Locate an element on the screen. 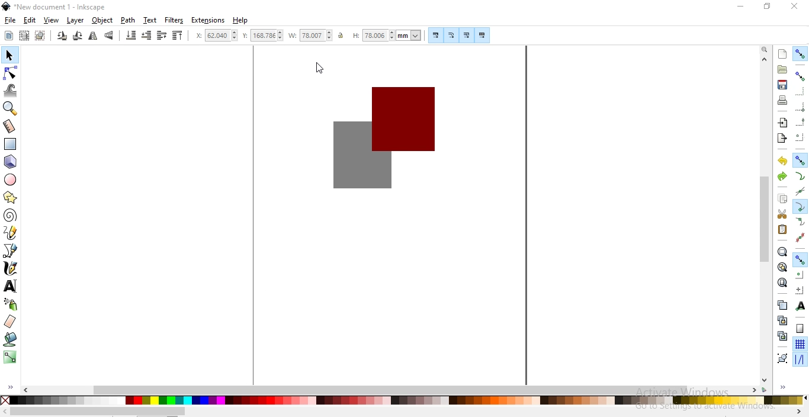 The height and width of the screenshot is (417, 809). height of selection is located at coordinates (389, 35).